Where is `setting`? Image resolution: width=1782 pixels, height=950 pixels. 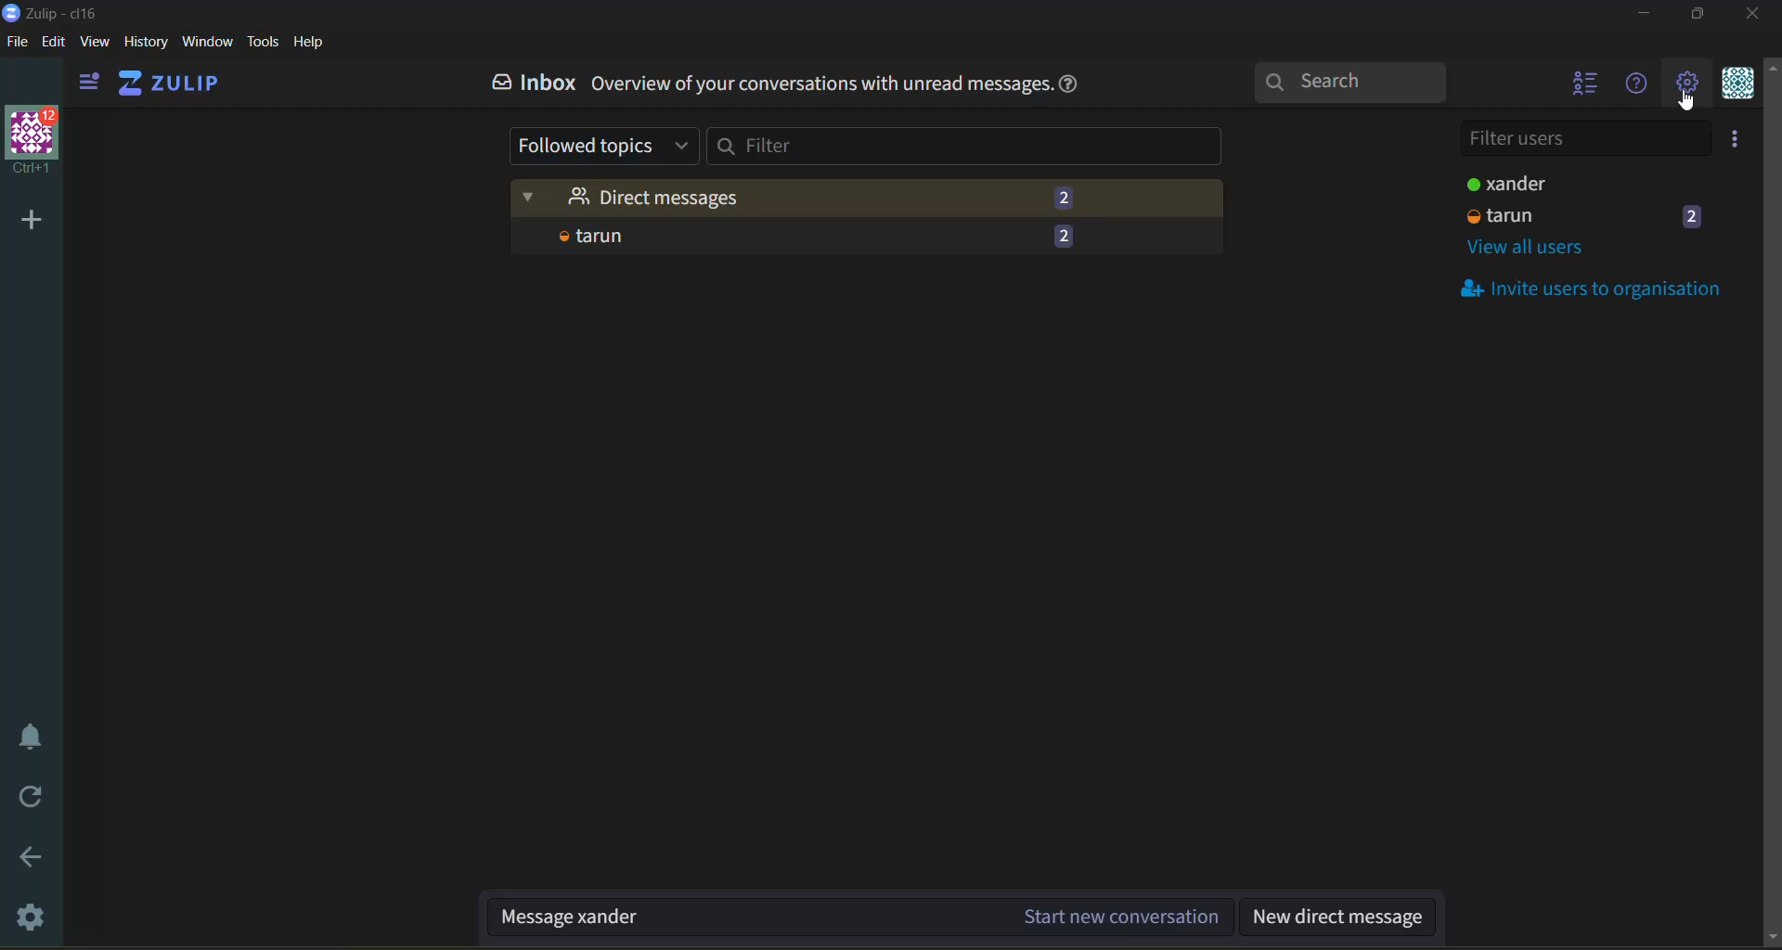 setting is located at coordinates (1685, 85).